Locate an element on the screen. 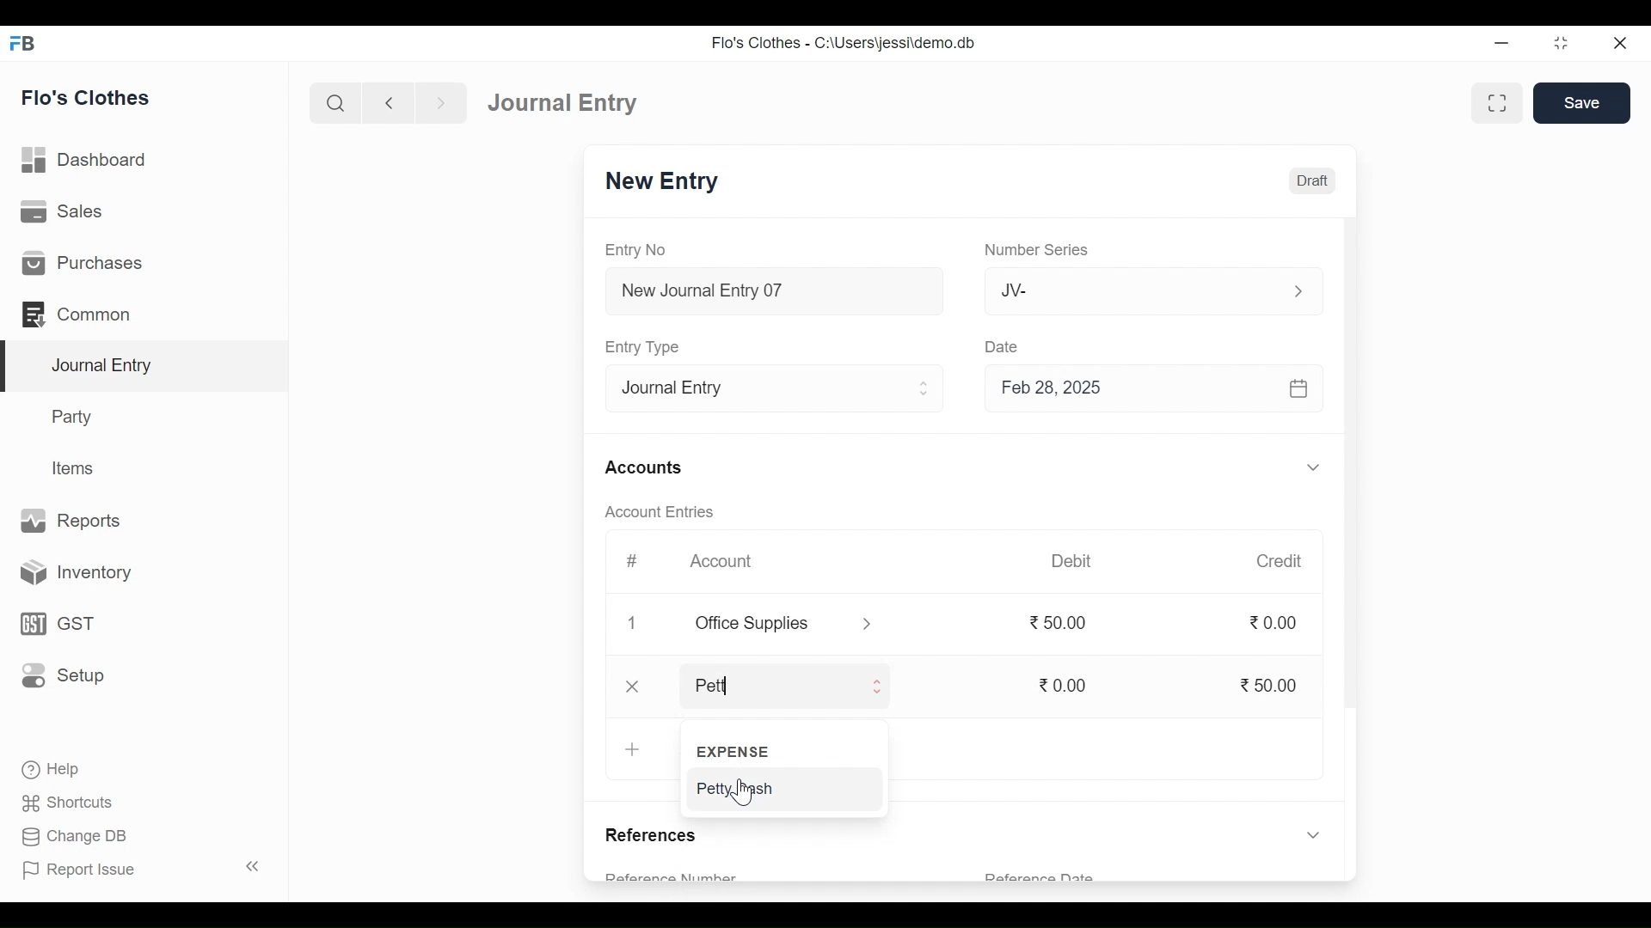 The height and width of the screenshot is (928, 1651). Petty Cash is located at coordinates (745, 790).